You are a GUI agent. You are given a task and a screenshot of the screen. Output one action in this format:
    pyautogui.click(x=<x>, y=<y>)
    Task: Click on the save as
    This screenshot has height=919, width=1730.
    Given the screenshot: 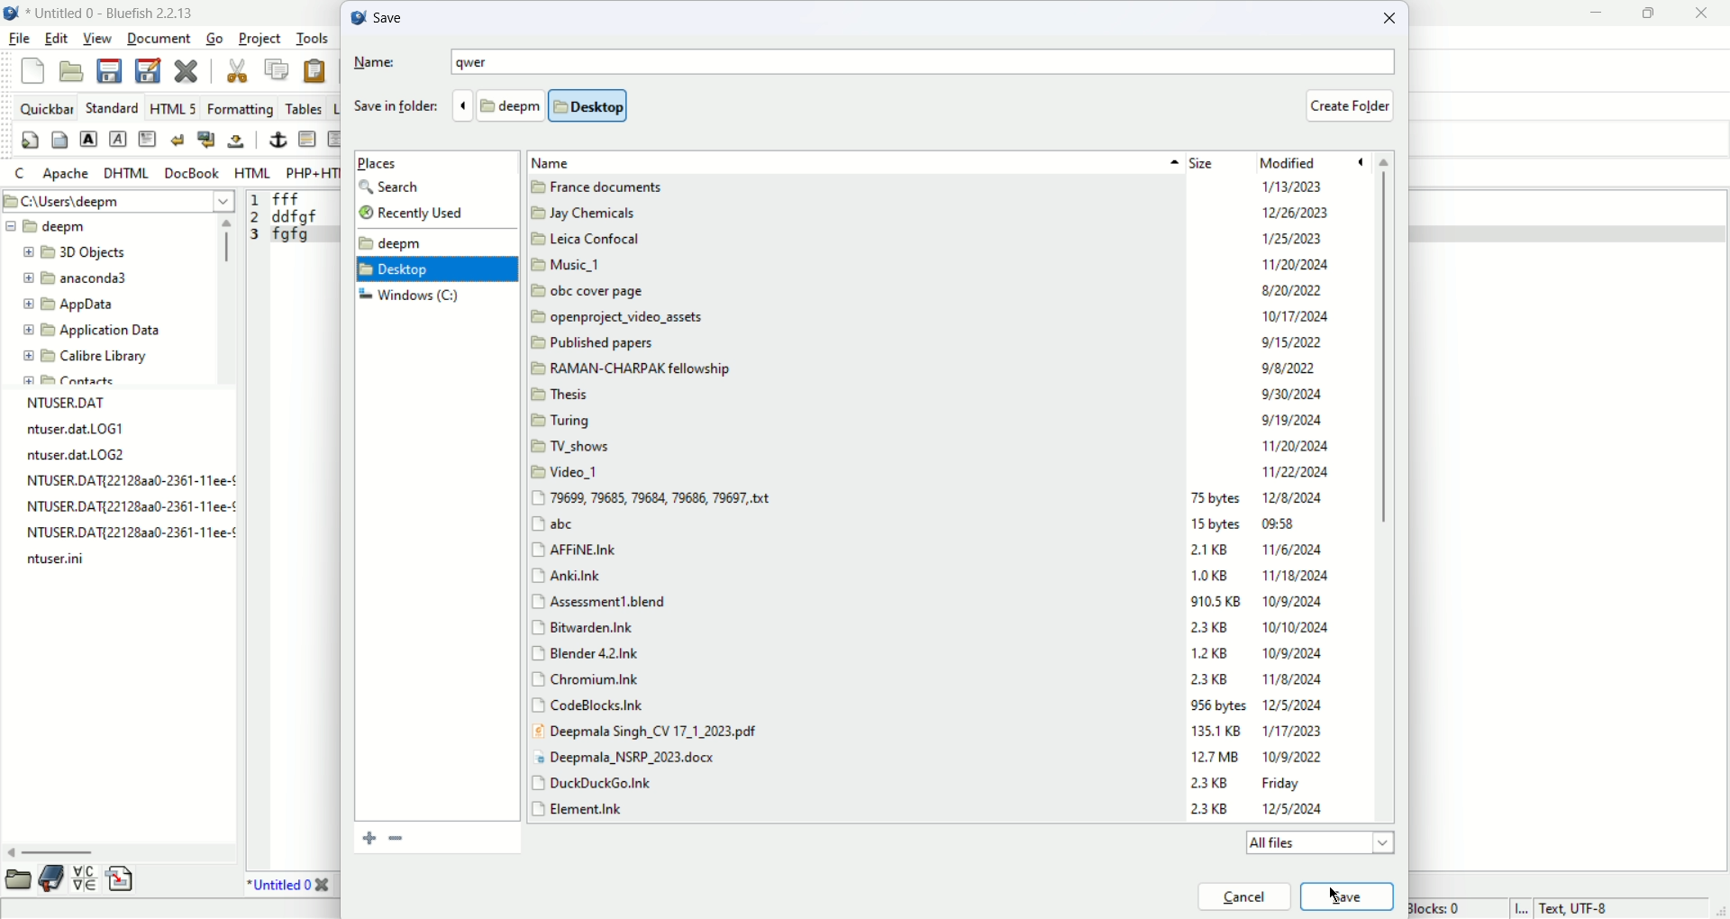 What is the action you would take?
    pyautogui.click(x=150, y=70)
    